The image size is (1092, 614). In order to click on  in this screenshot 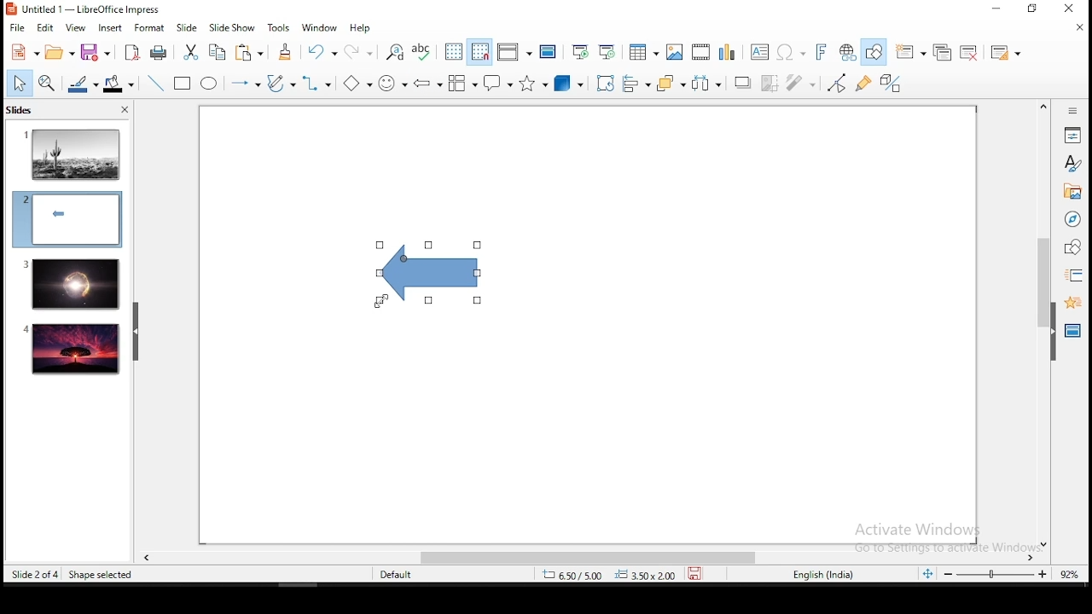, I will do `click(1071, 110)`.